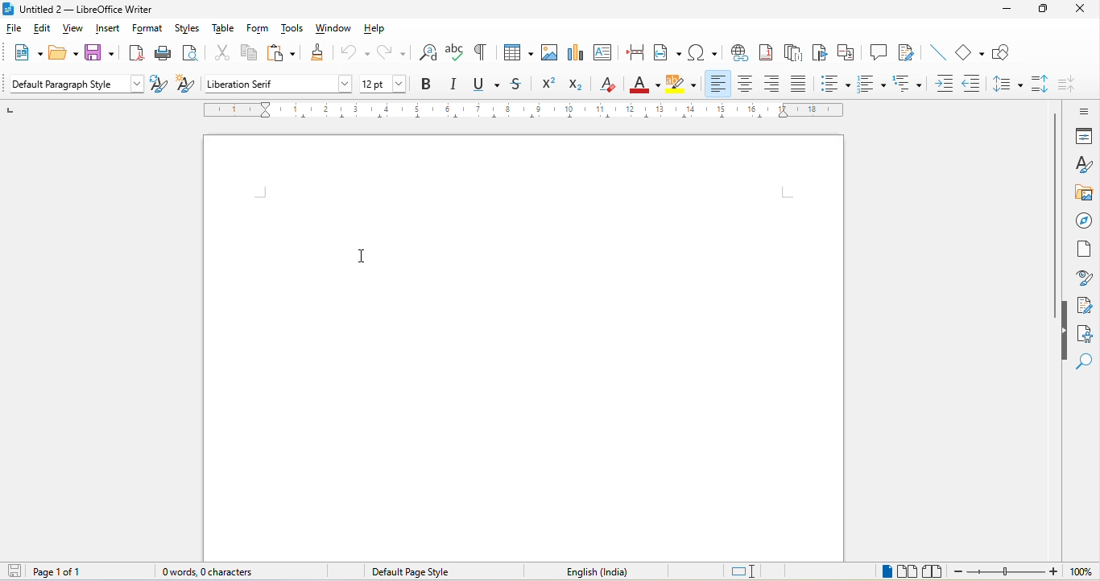 This screenshot has height=581, width=1100. What do you see at coordinates (682, 86) in the screenshot?
I see `character highlighting` at bounding box center [682, 86].